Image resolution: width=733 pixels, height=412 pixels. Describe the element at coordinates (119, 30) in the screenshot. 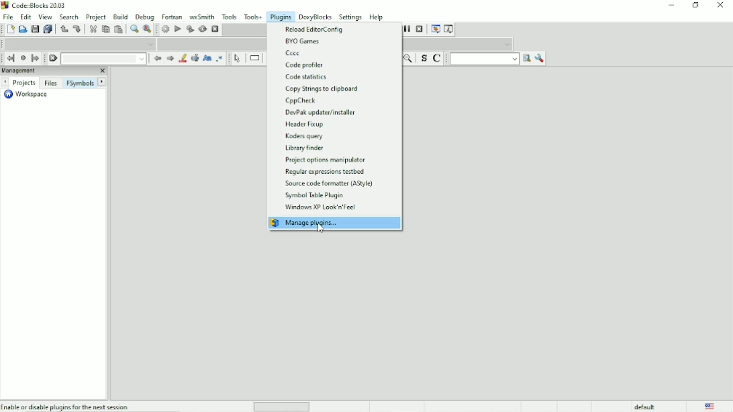

I see `Paste` at that location.